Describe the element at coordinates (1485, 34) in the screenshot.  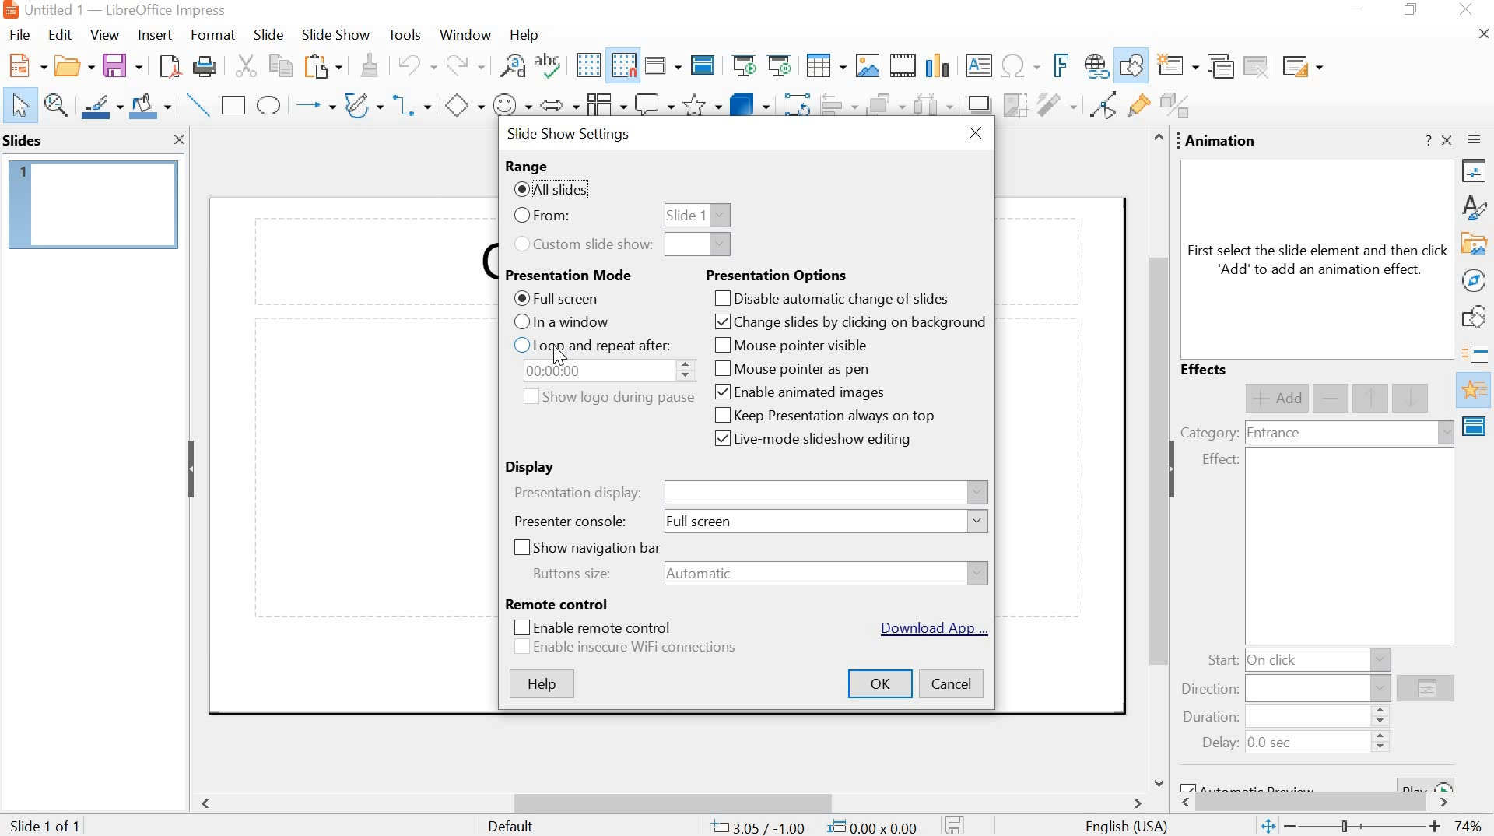
I see `close document` at that location.